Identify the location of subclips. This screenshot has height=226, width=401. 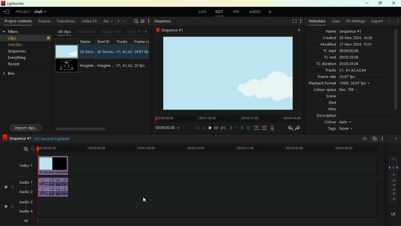
(20, 45).